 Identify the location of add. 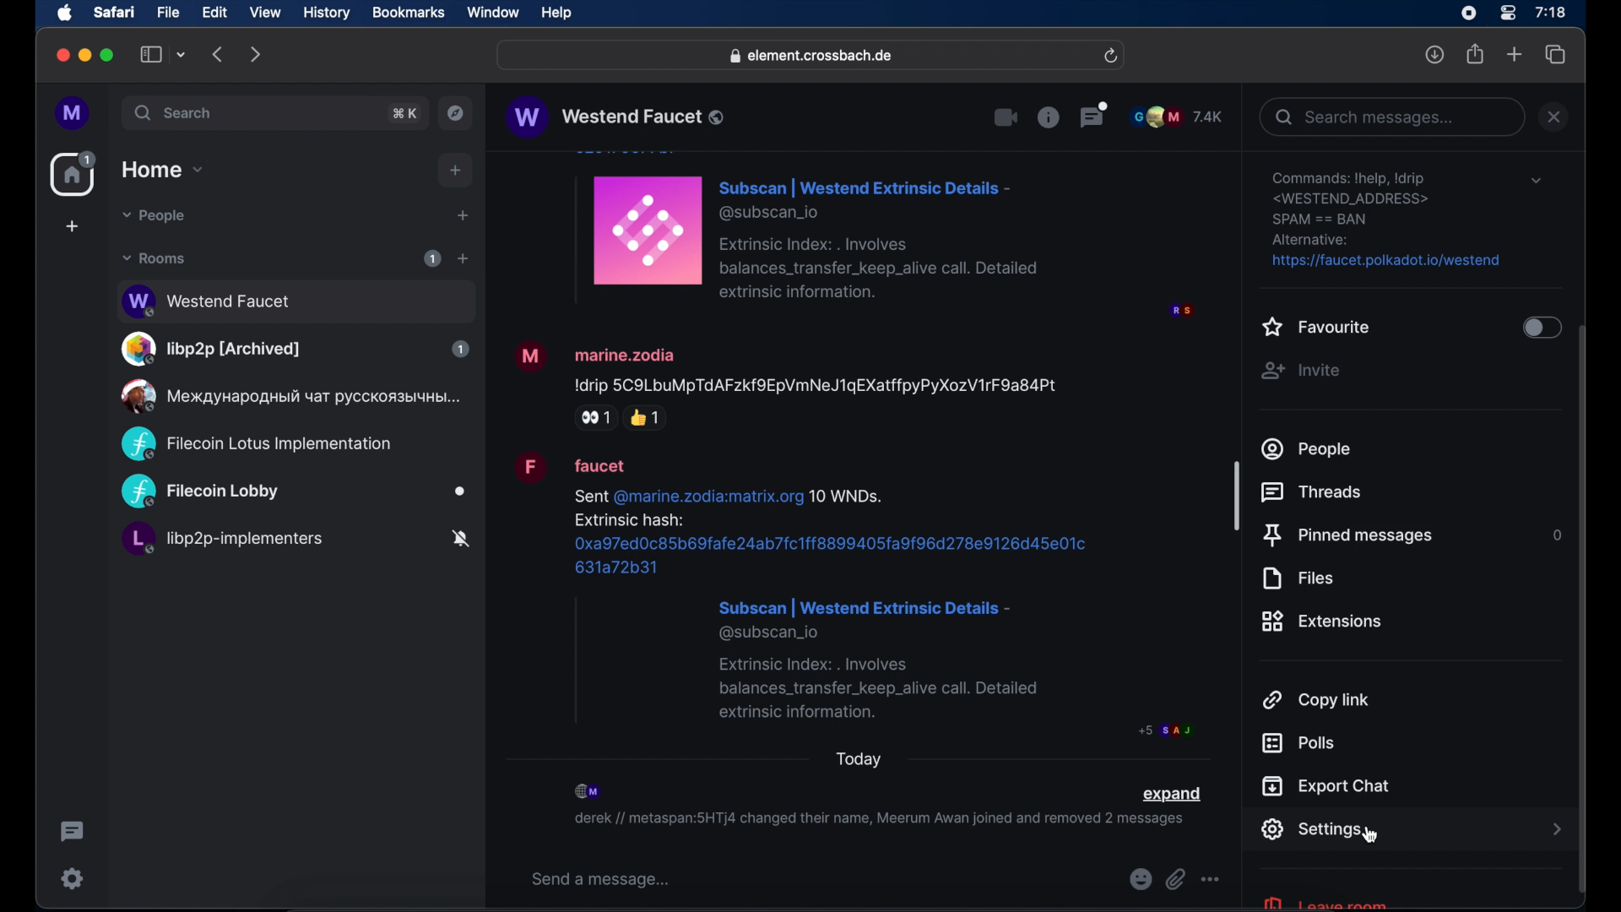
(456, 171).